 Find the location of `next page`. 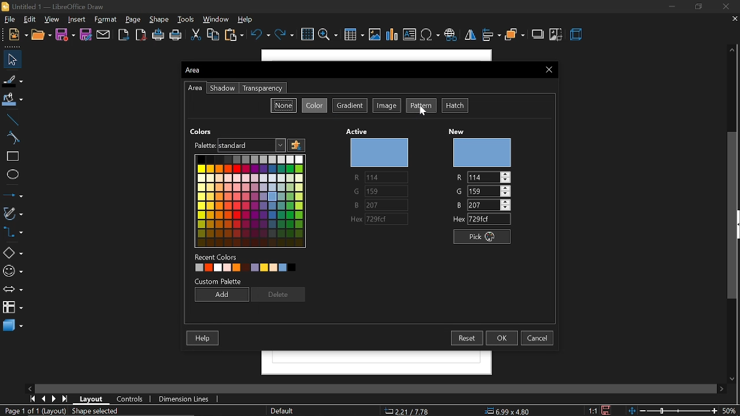

next page is located at coordinates (54, 398).